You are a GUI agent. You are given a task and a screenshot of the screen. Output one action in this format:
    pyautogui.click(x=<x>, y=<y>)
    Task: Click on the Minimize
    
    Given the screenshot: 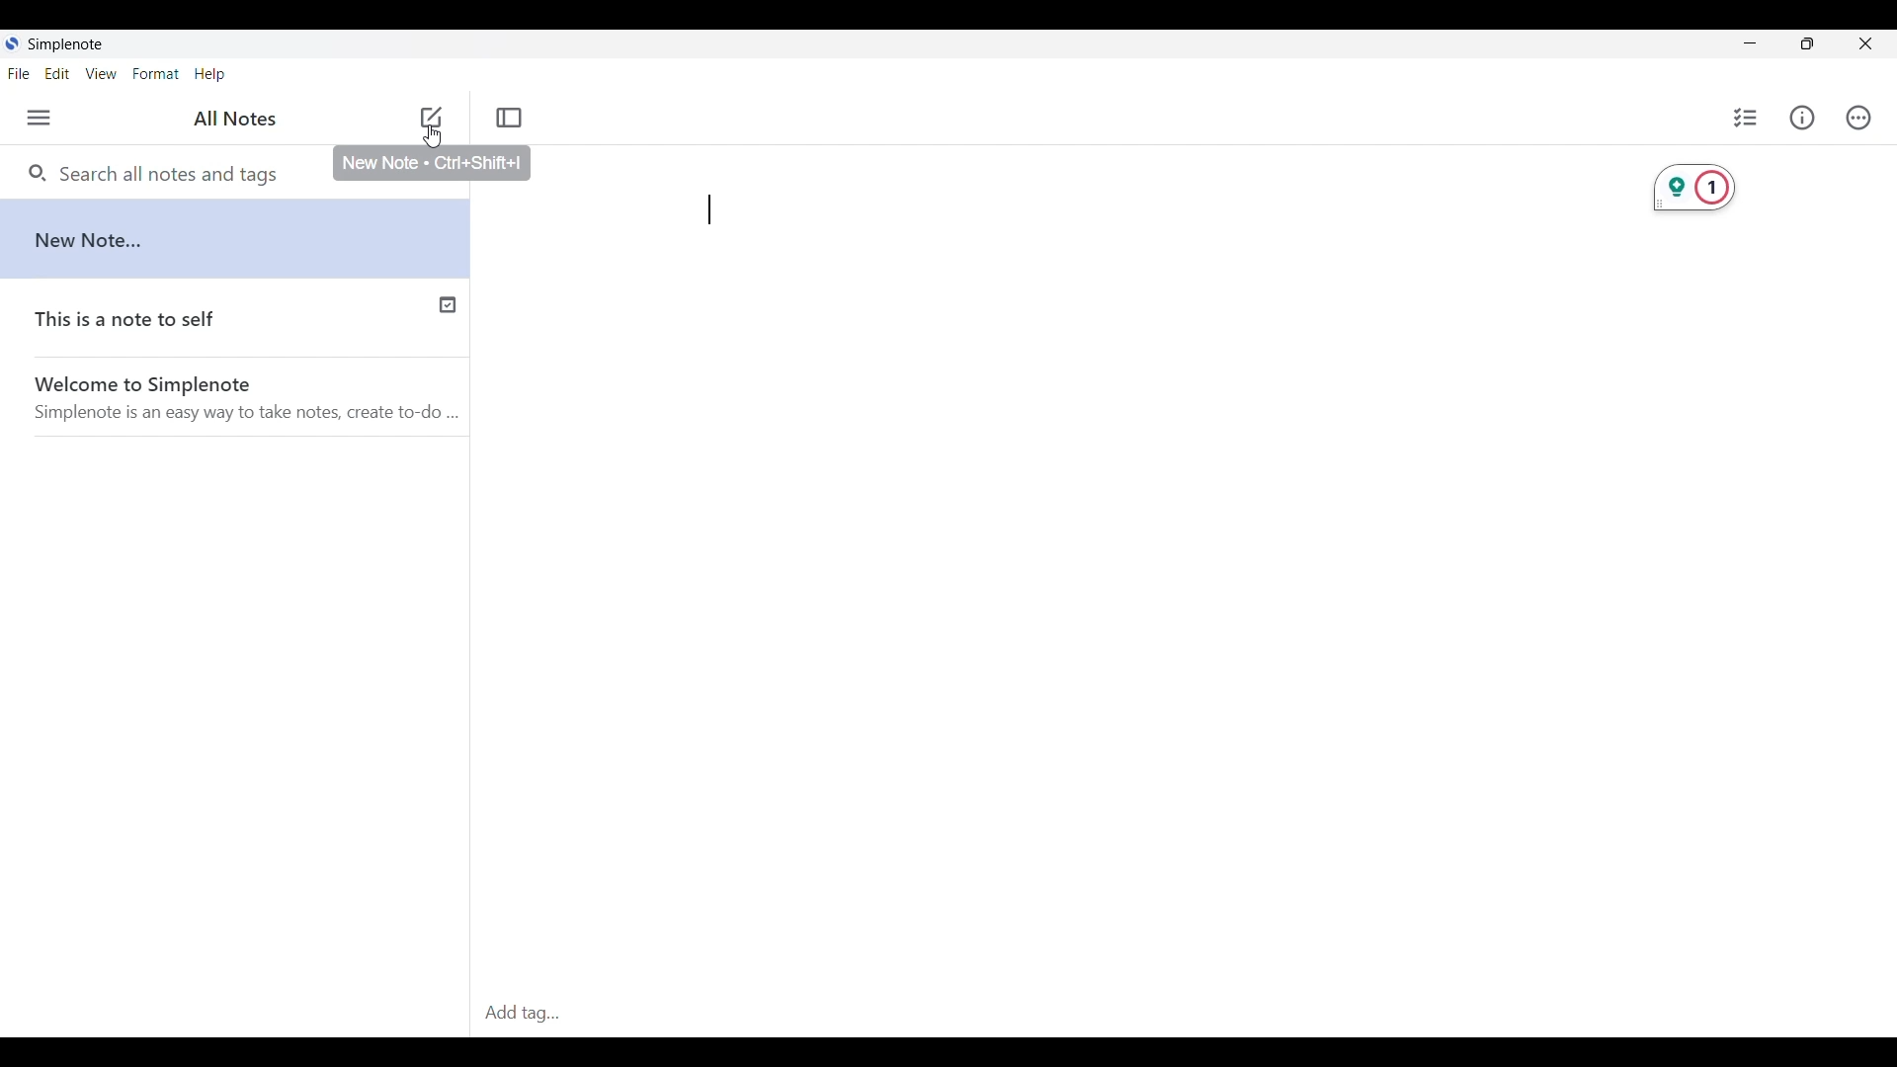 What is the action you would take?
    pyautogui.click(x=1751, y=42)
    